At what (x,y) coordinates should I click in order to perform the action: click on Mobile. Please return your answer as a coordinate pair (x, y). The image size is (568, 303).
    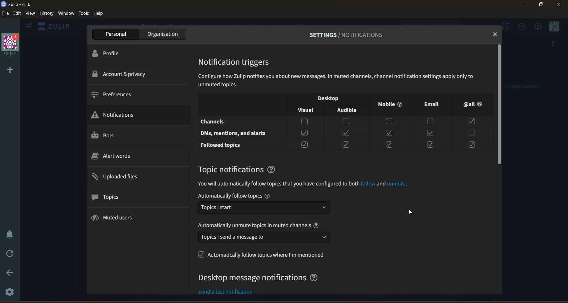
    Looking at the image, I should click on (390, 104).